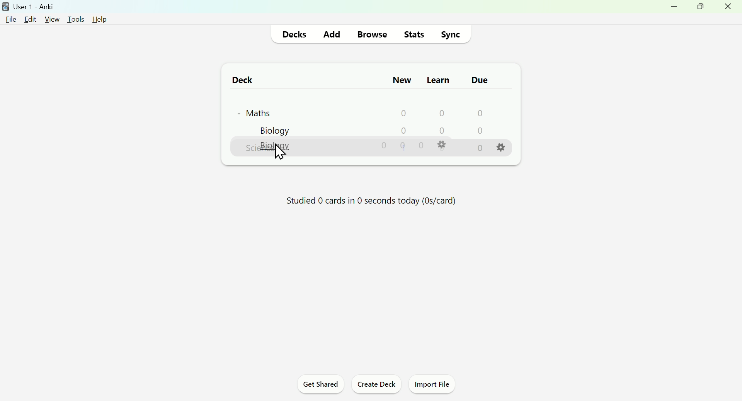  What do you see at coordinates (403, 148) in the screenshot?
I see `0` at bounding box center [403, 148].